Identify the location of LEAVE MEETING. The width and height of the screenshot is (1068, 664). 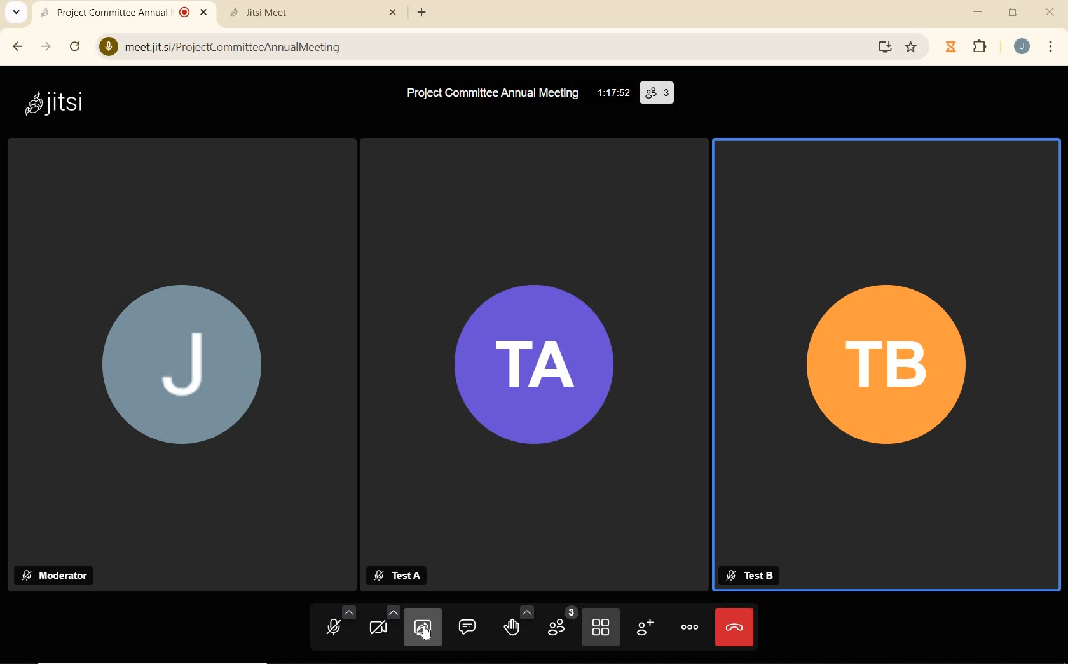
(734, 626).